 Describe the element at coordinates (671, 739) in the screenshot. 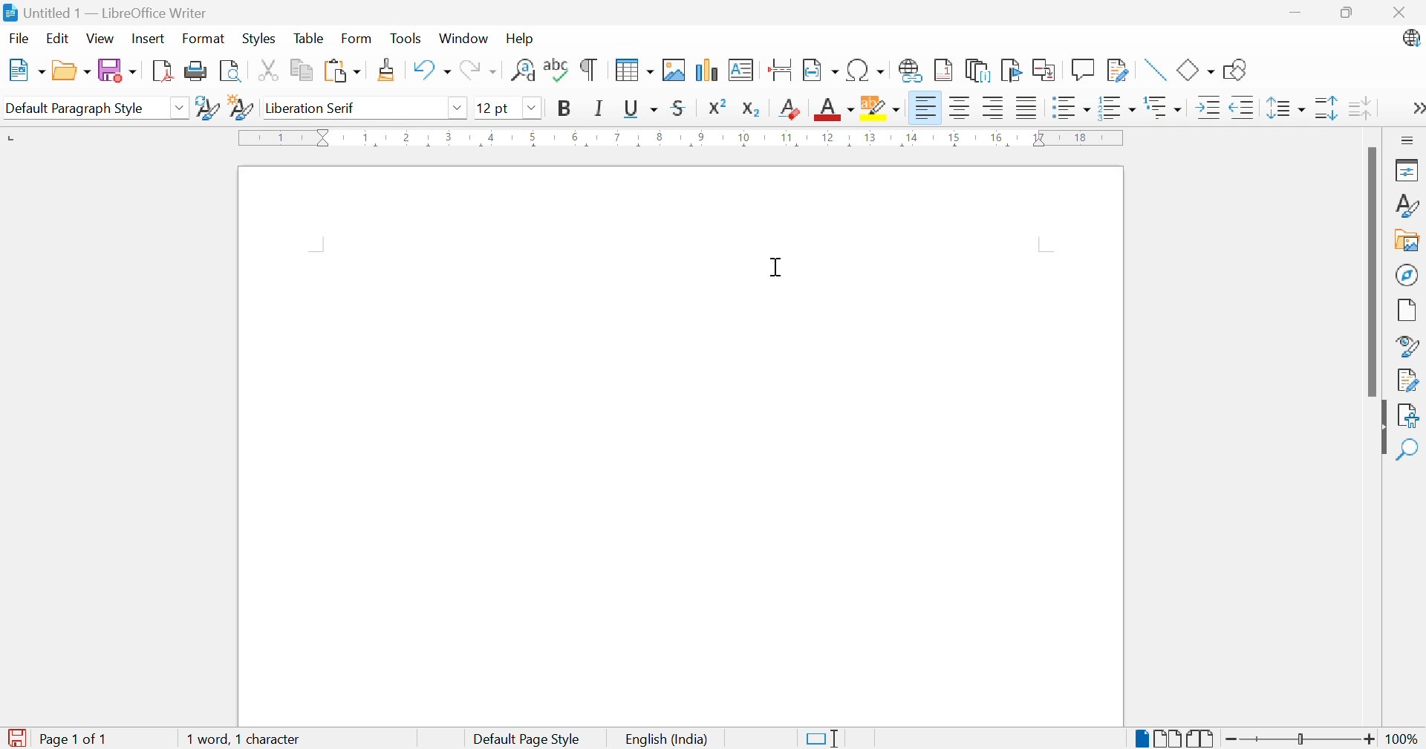

I see `English (India)` at that location.